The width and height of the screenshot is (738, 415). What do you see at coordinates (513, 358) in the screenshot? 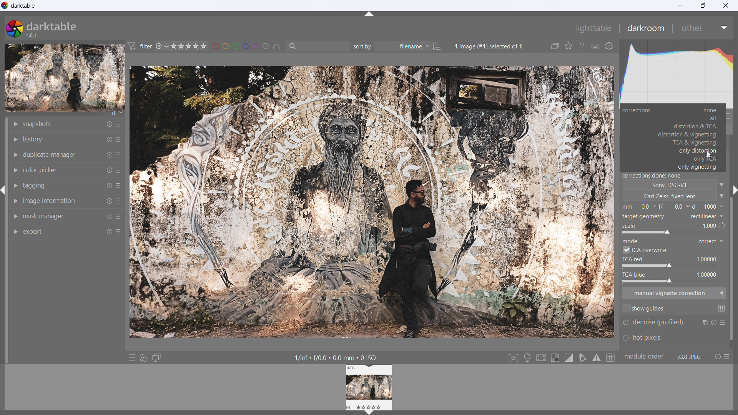
I see `toggle focus-peaking mode` at bounding box center [513, 358].